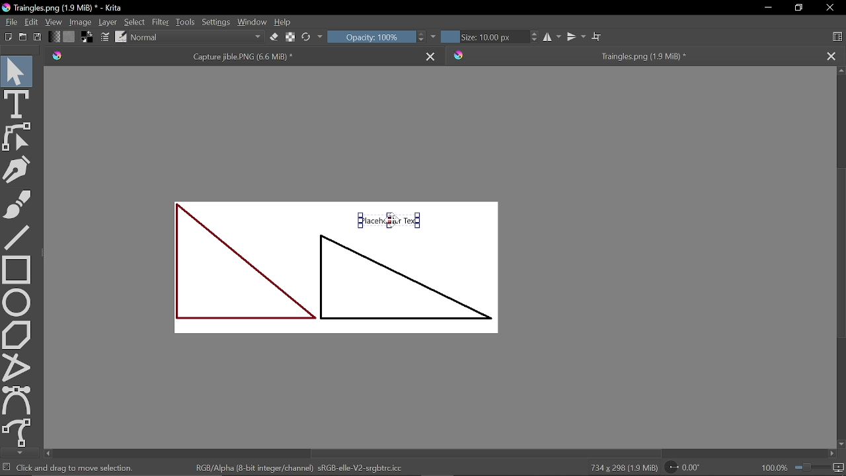 The image size is (846, 476). I want to click on Edit brush settings, so click(104, 37).